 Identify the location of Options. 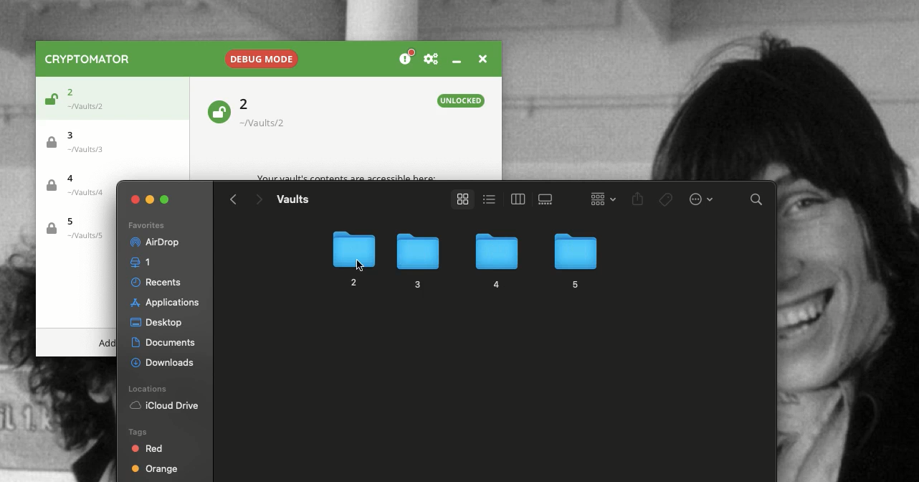
(700, 198).